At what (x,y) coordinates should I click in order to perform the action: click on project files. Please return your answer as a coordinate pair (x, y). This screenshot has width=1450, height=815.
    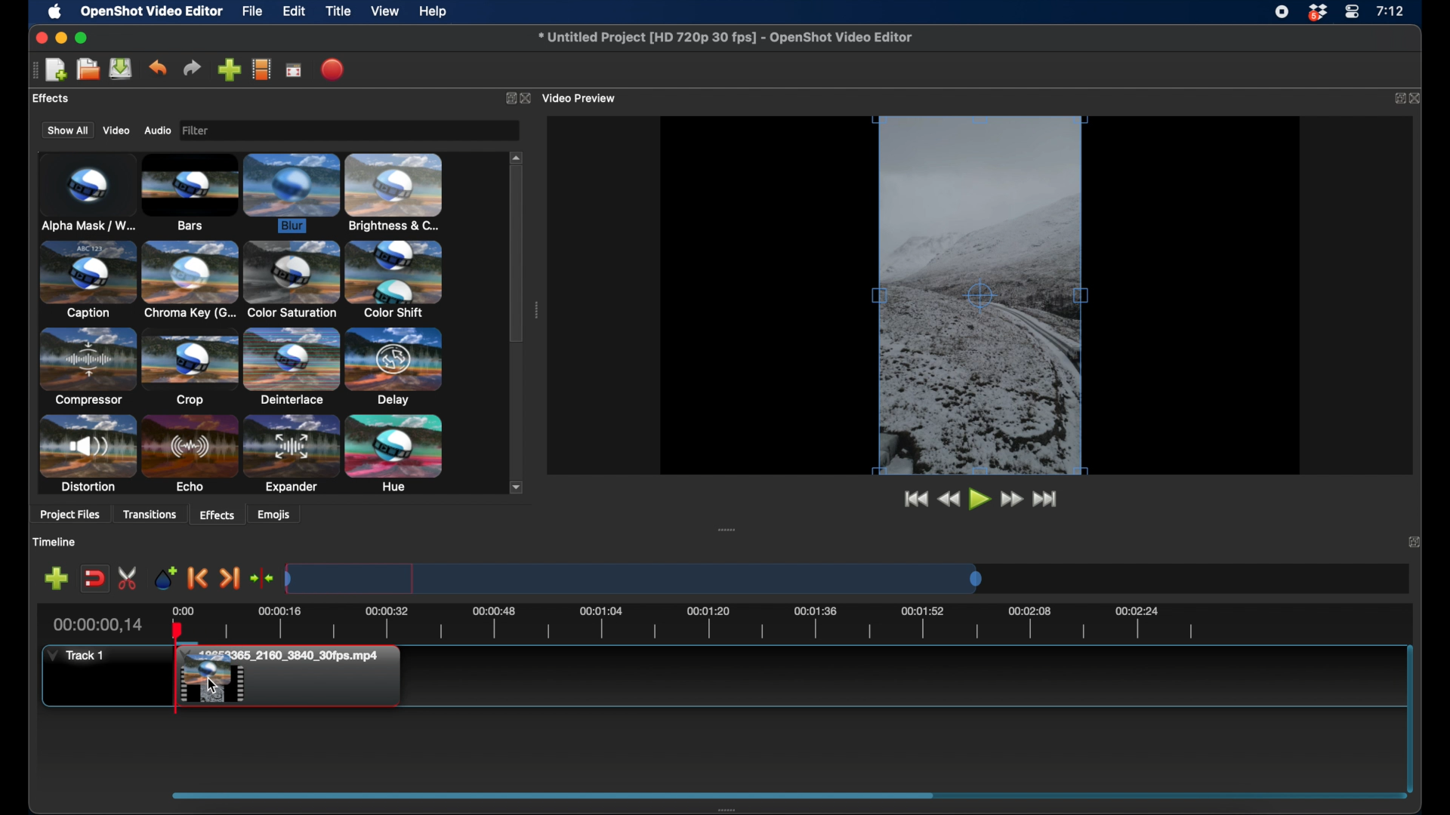
    Looking at the image, I should click on (64, 99).